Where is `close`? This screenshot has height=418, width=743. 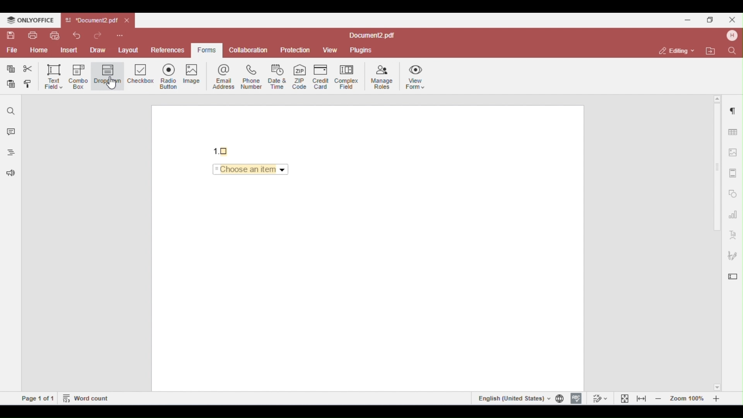
close is located at coordinates (128, 21).